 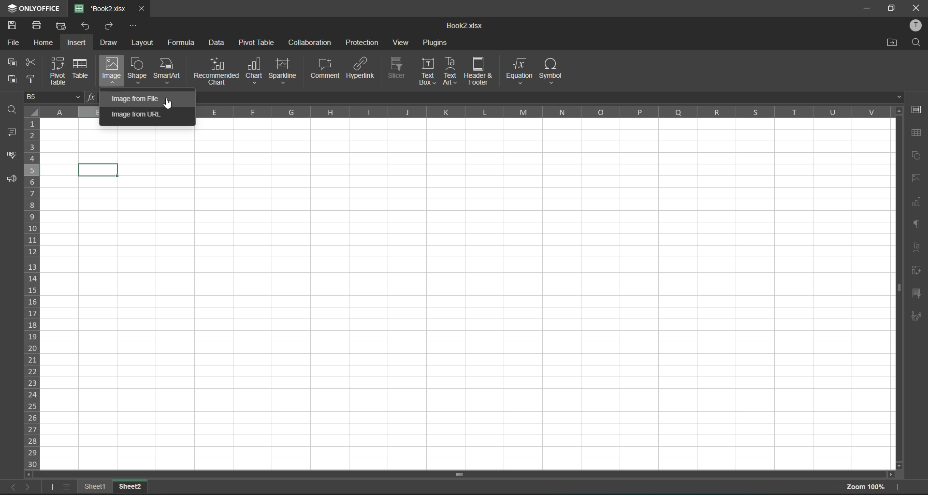 I want to click on shapes, so click(x=916, y=158).